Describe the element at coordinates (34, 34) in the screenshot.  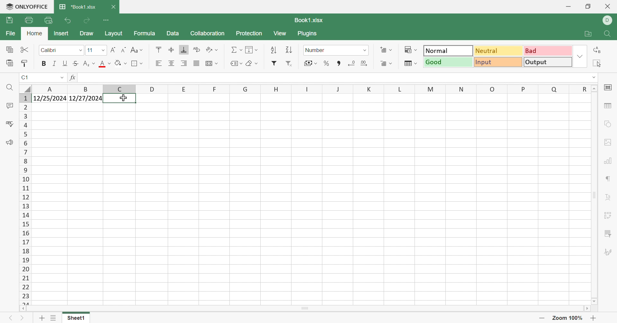
I see `Home` at that location.